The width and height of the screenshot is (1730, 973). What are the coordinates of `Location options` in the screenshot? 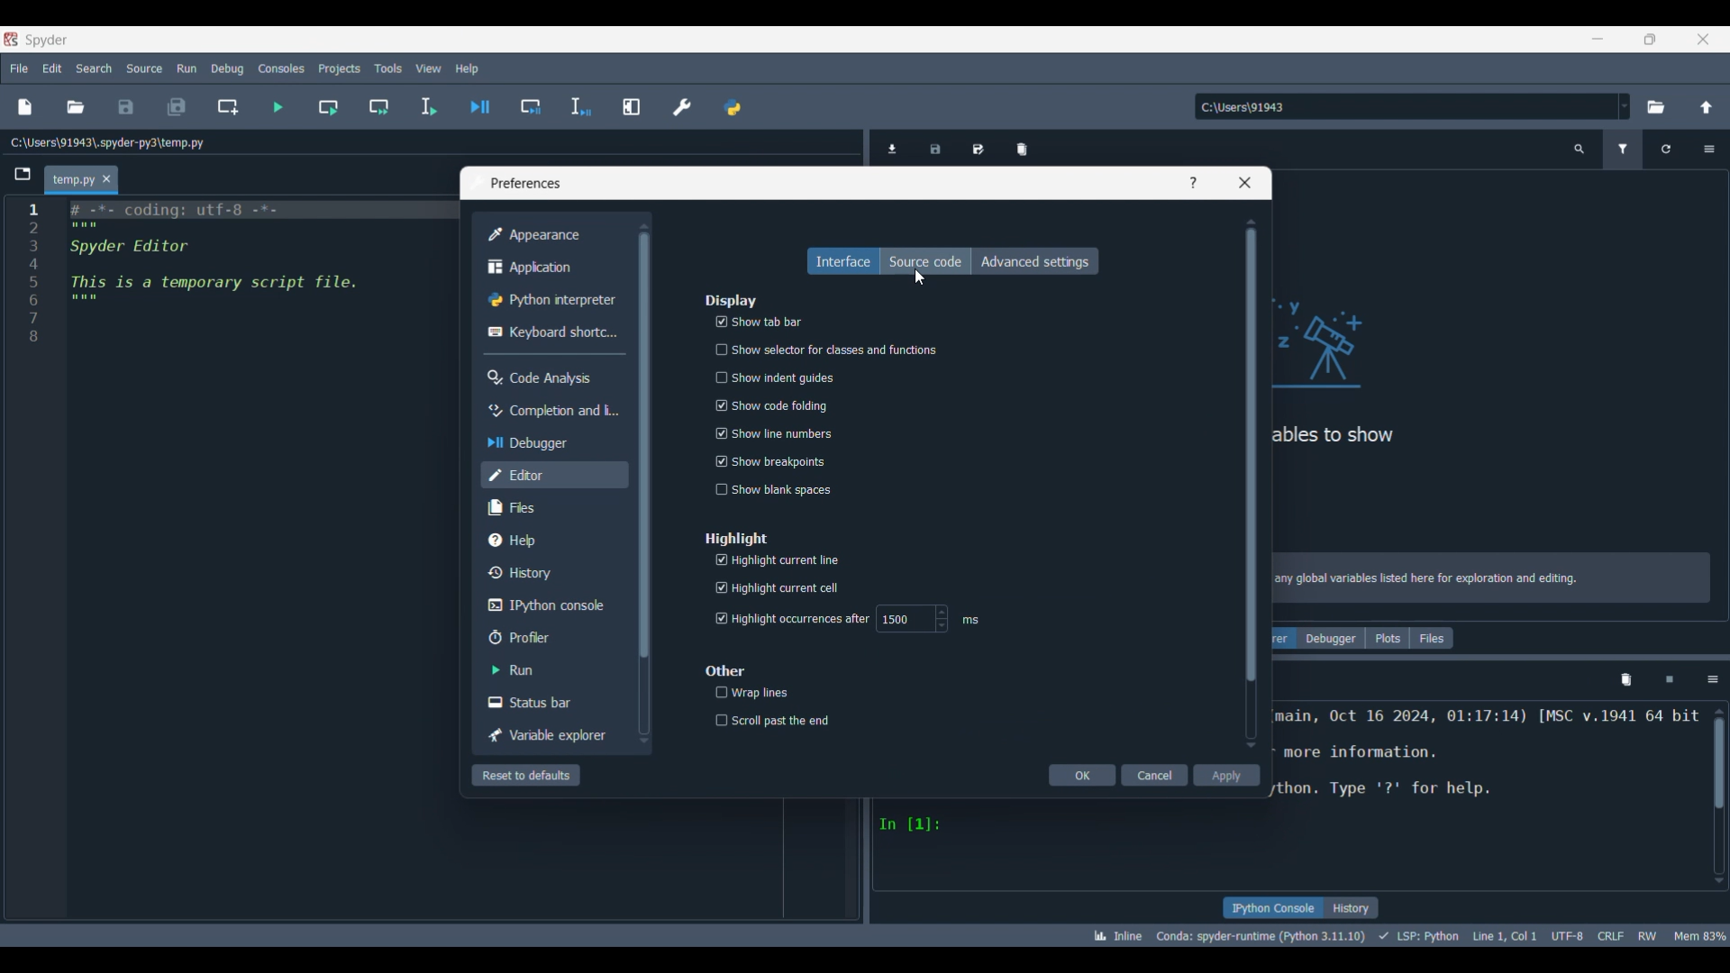 It's located at (1625, 106).